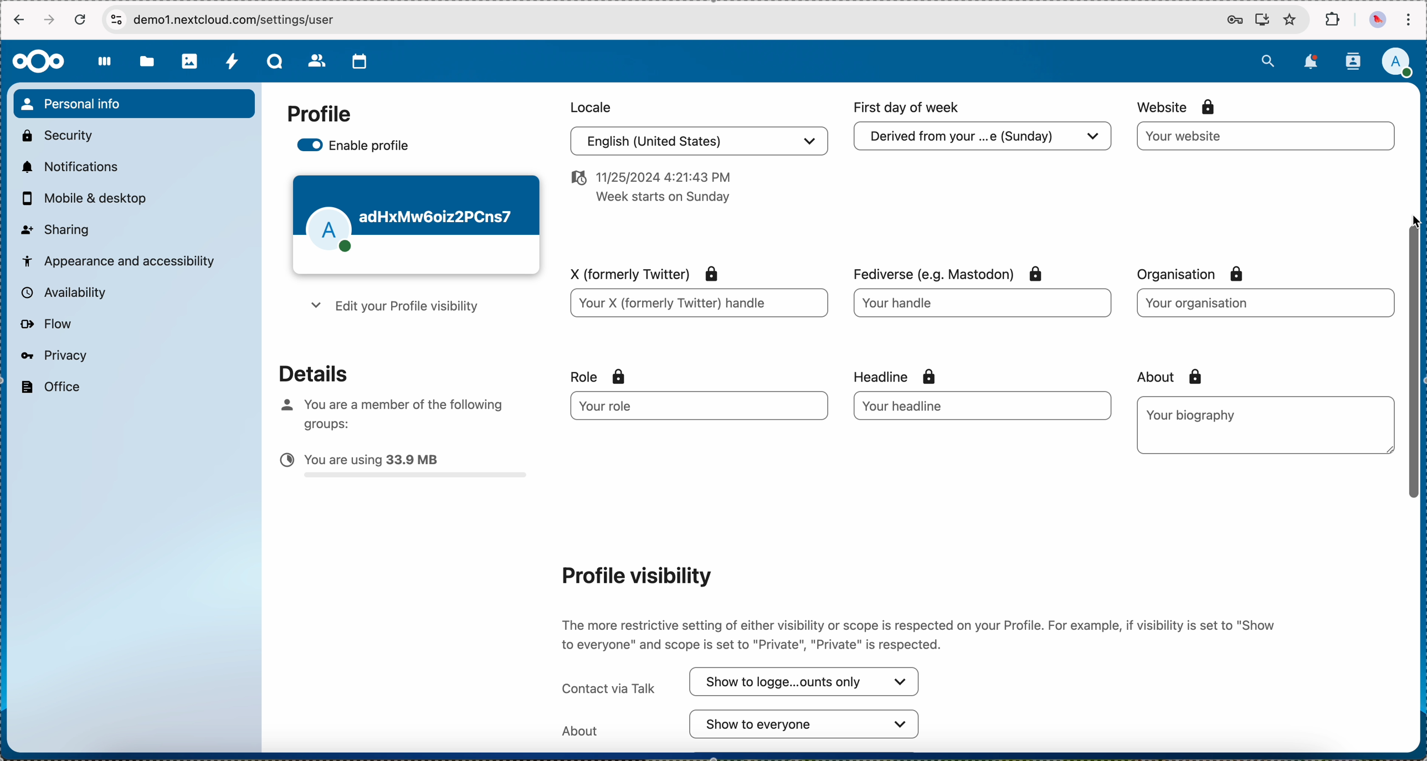 This screenshot has height=761, width=1427. I want to click on notifications, so click(1313, 61).